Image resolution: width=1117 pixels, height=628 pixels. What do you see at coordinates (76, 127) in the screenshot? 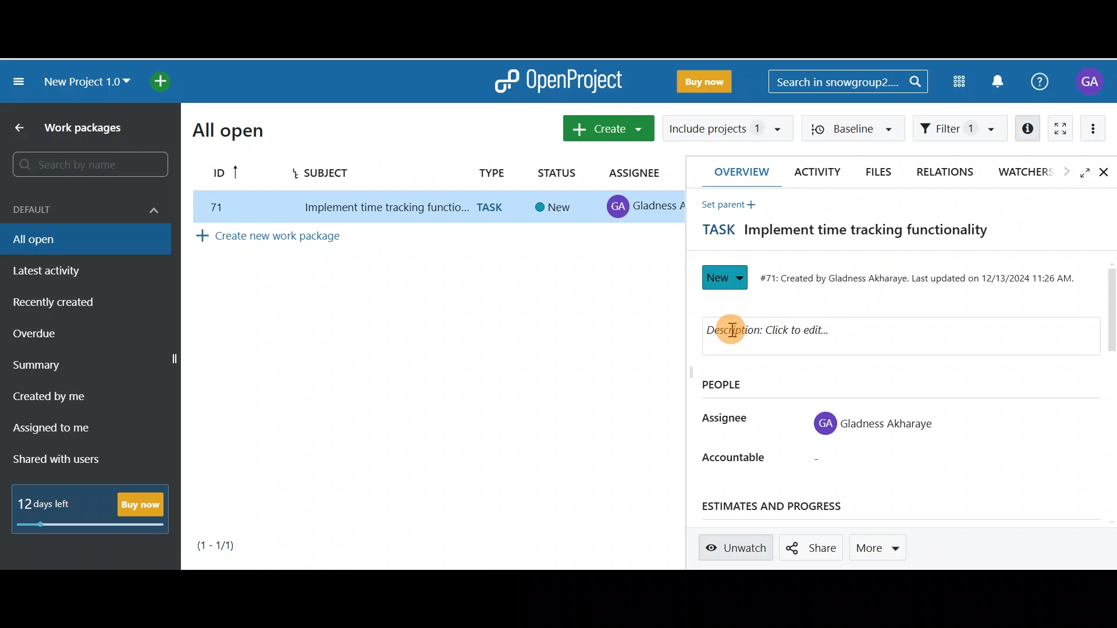
I see `Work packages` at bounding box center [76, 127].